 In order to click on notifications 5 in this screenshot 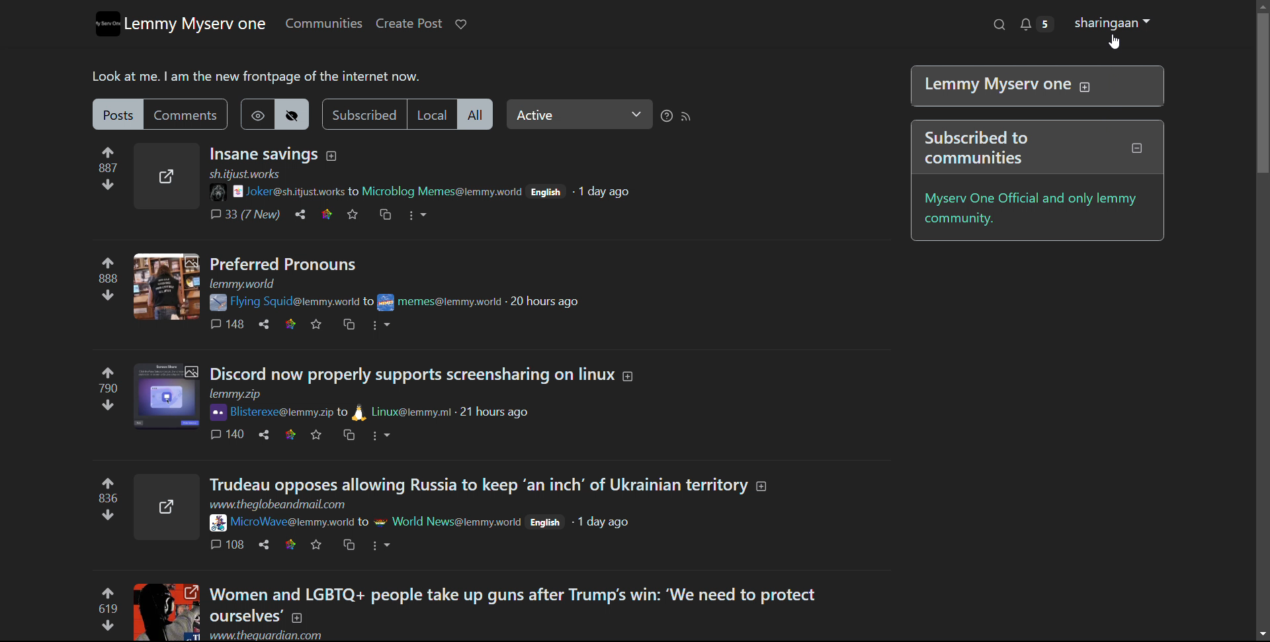, I will do `click(1035, 24)`.